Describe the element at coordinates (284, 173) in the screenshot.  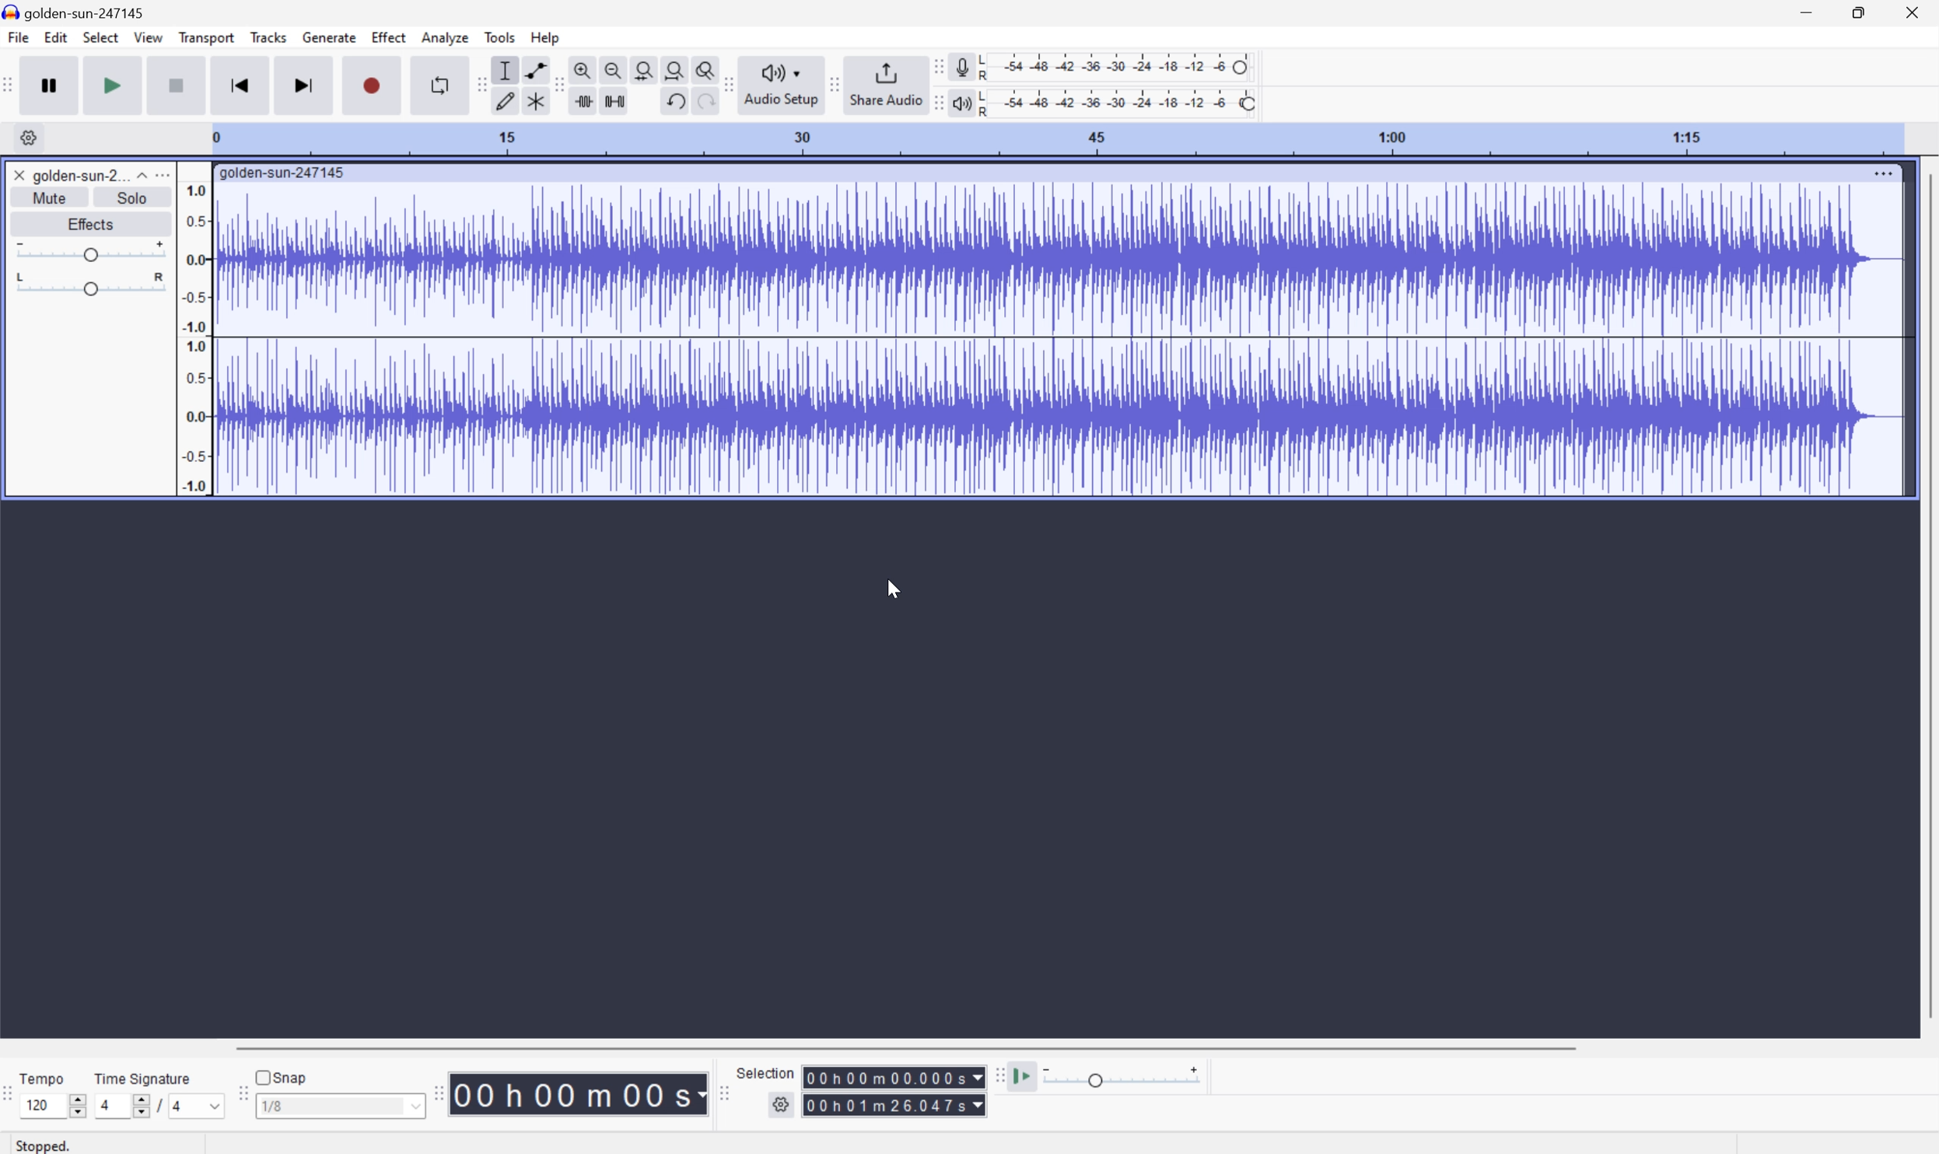
I see `golden-sun-247145` at that location.